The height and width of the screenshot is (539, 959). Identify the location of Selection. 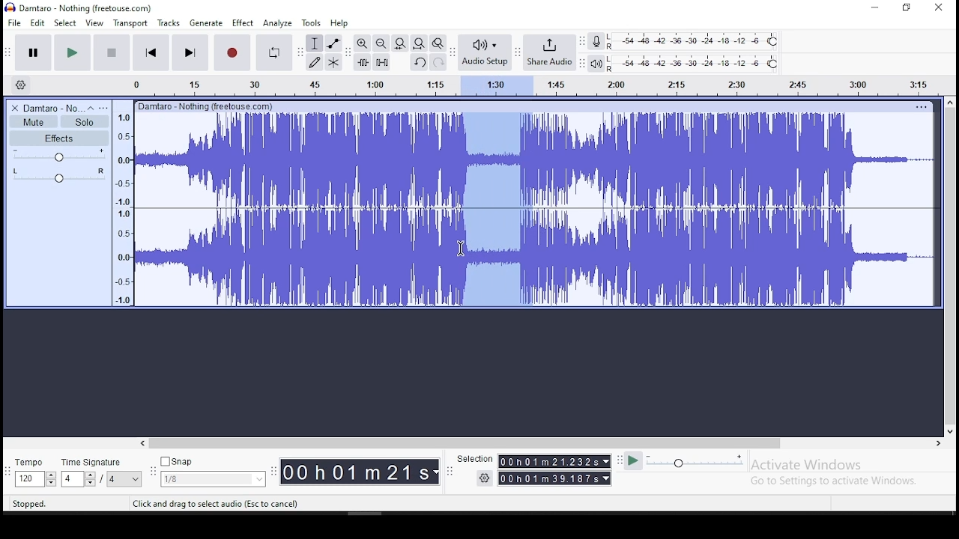
(474, 459).